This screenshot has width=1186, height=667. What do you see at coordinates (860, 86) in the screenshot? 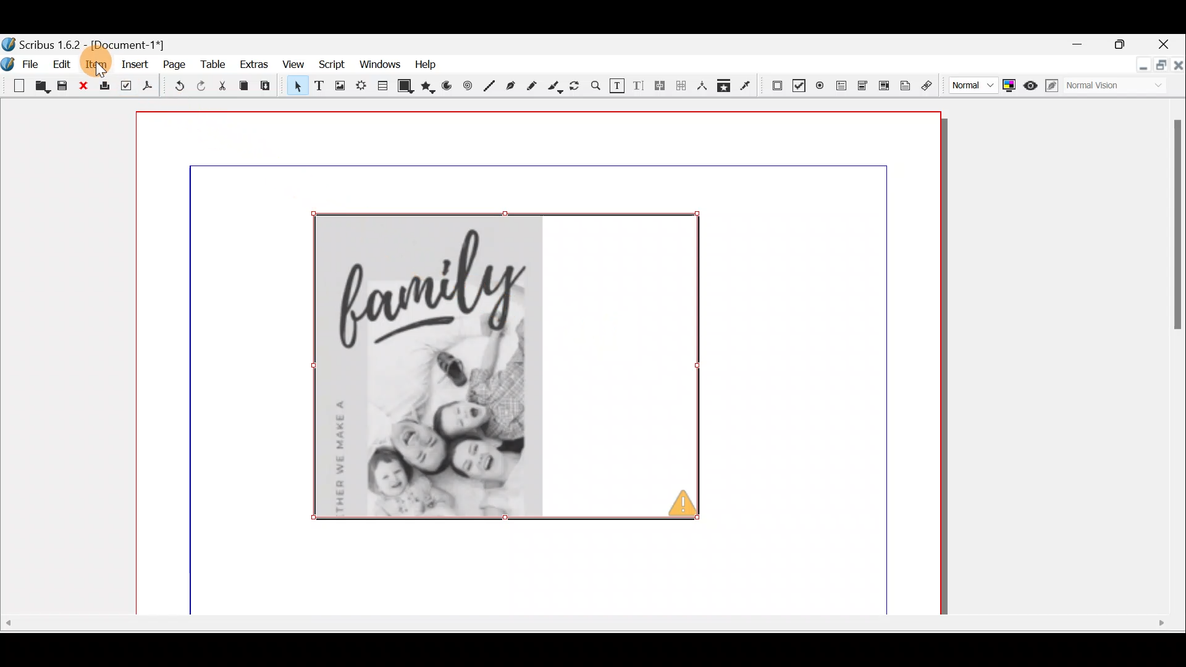
I see `PDF combo box` at bounding box center [860, 86].